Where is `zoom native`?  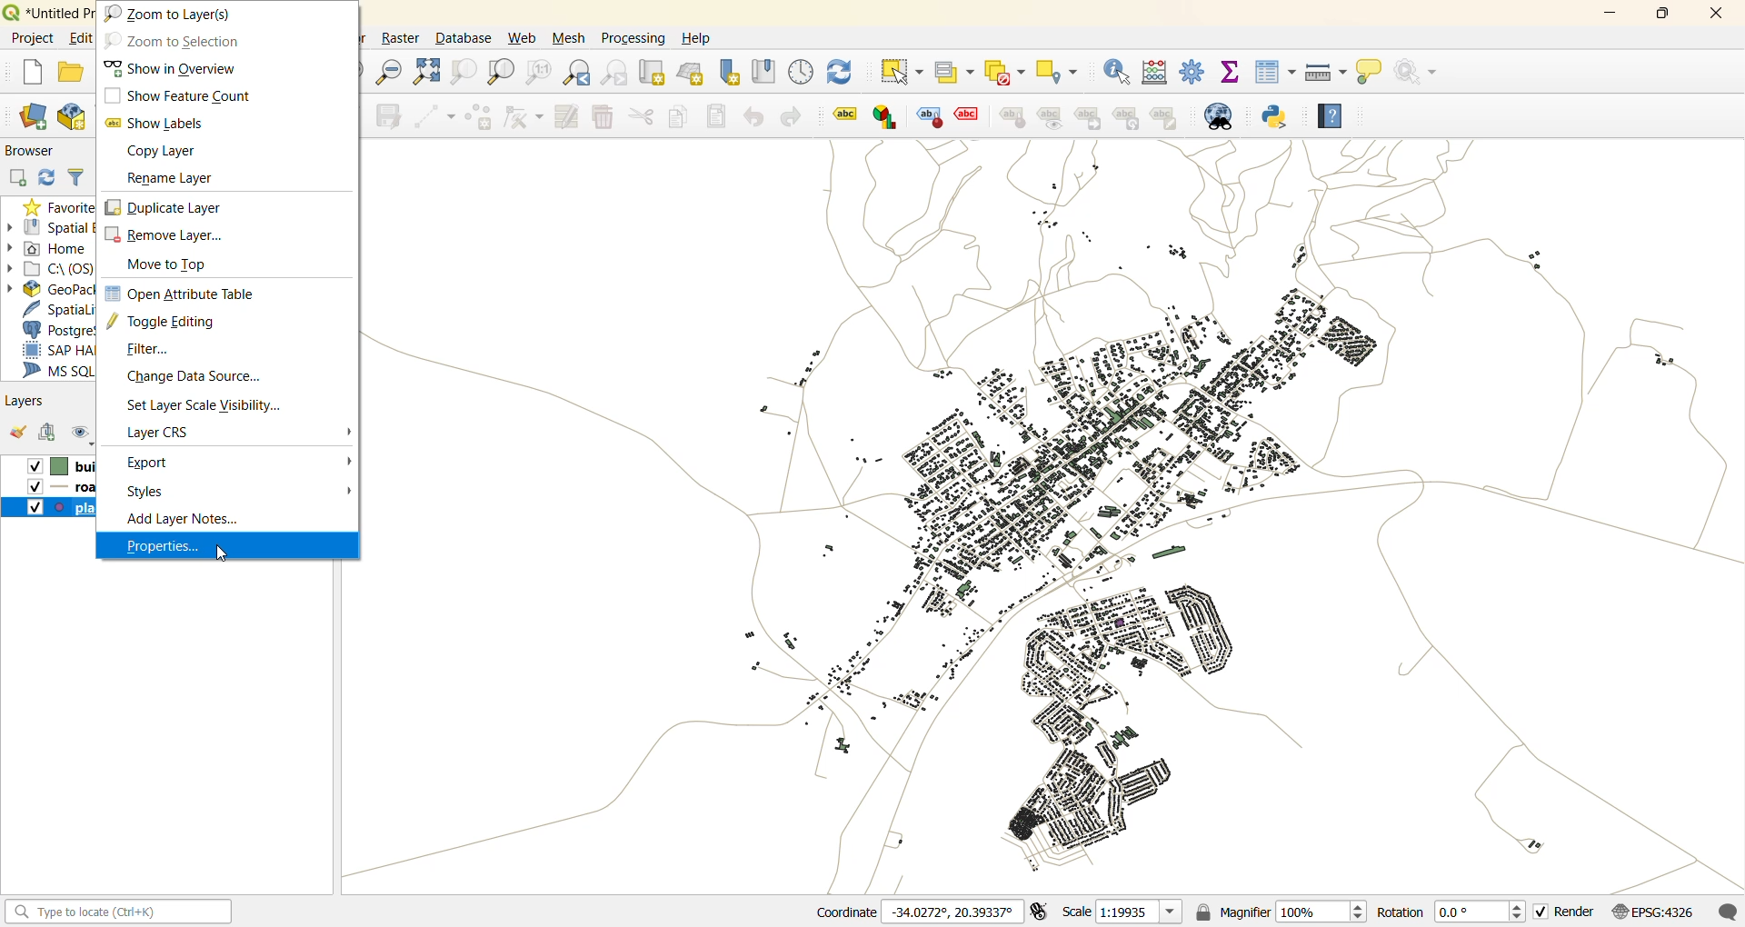 zoom native is located at coordinates (541, 72).